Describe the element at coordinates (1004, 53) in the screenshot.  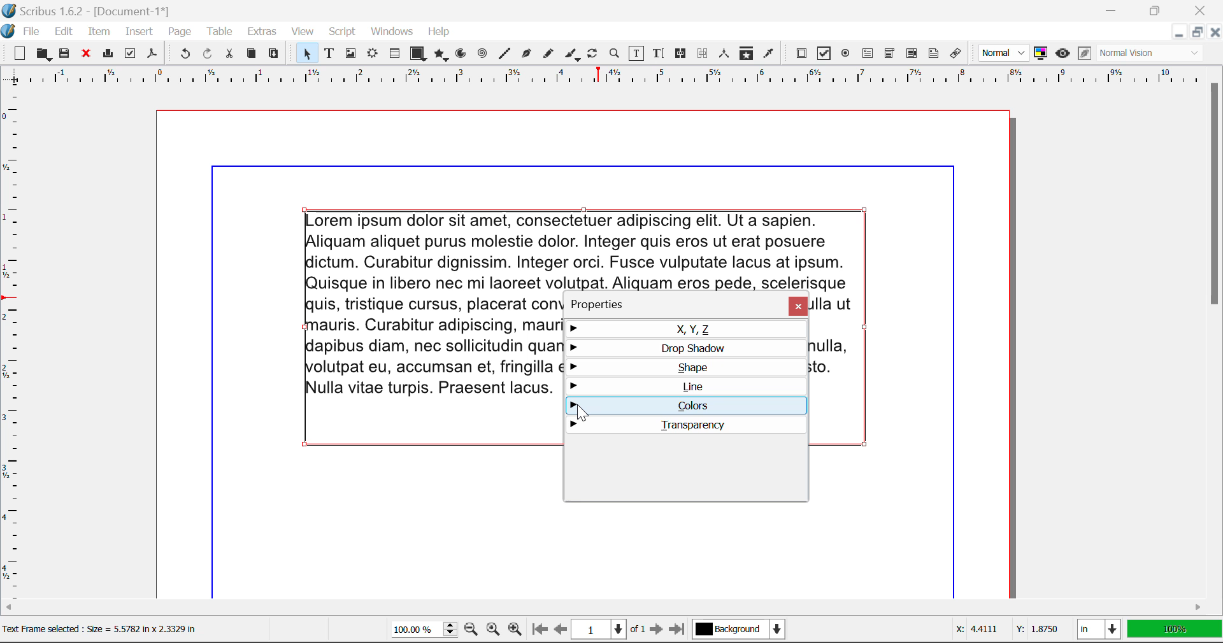
I see `Preview Mode` at that location.